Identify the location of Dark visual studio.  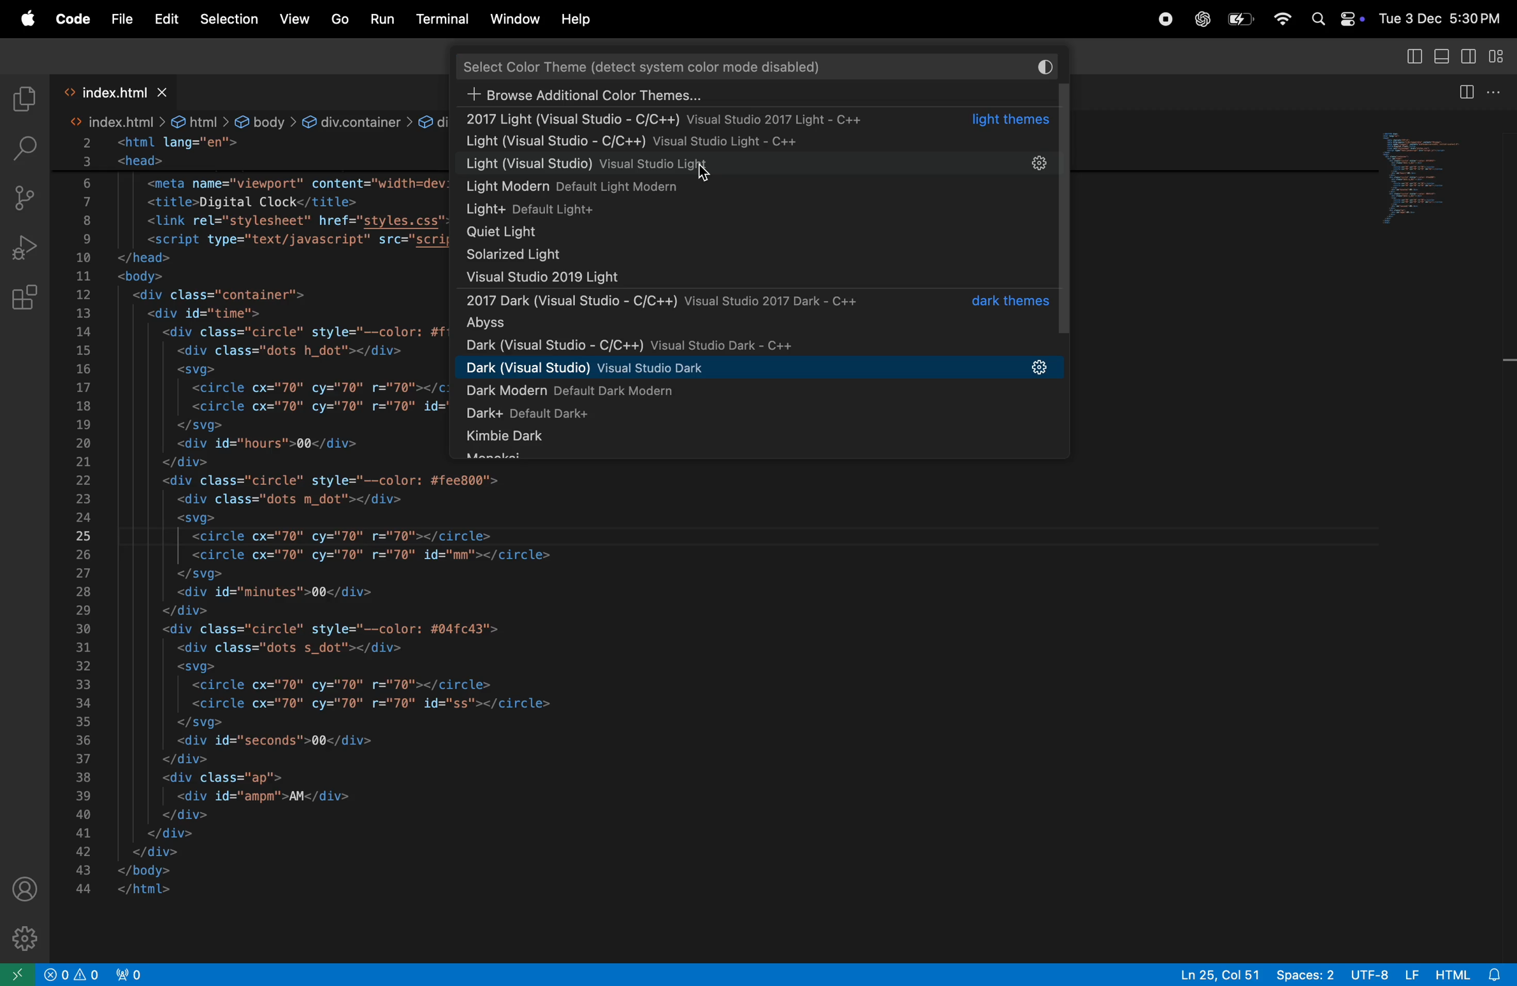
(755, 345).